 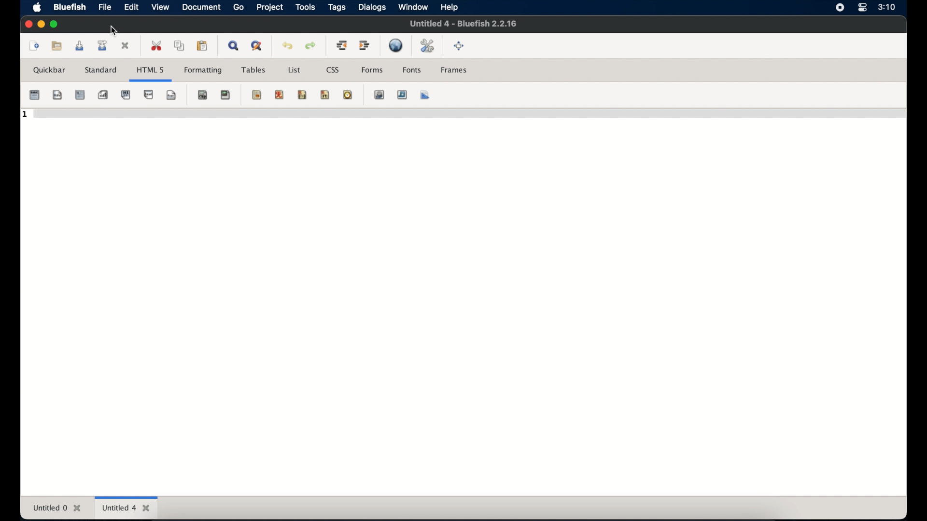 I want to click on show find bar, so click(x=235, y=45).